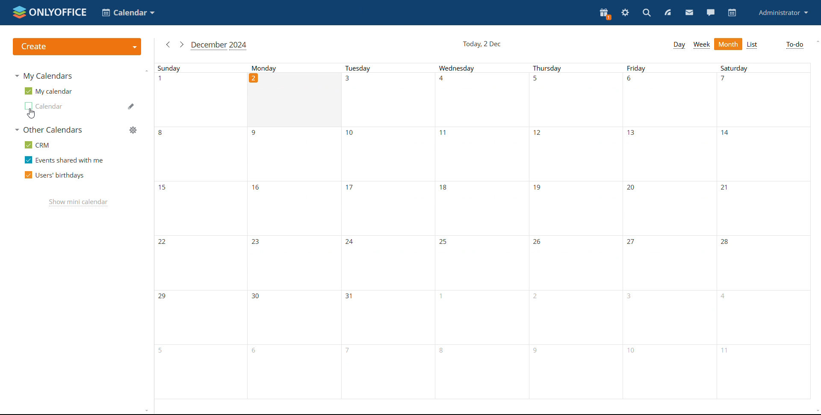 The width and height of the screenshot is (821, 415). I want to click on 26, so click(576, 264).